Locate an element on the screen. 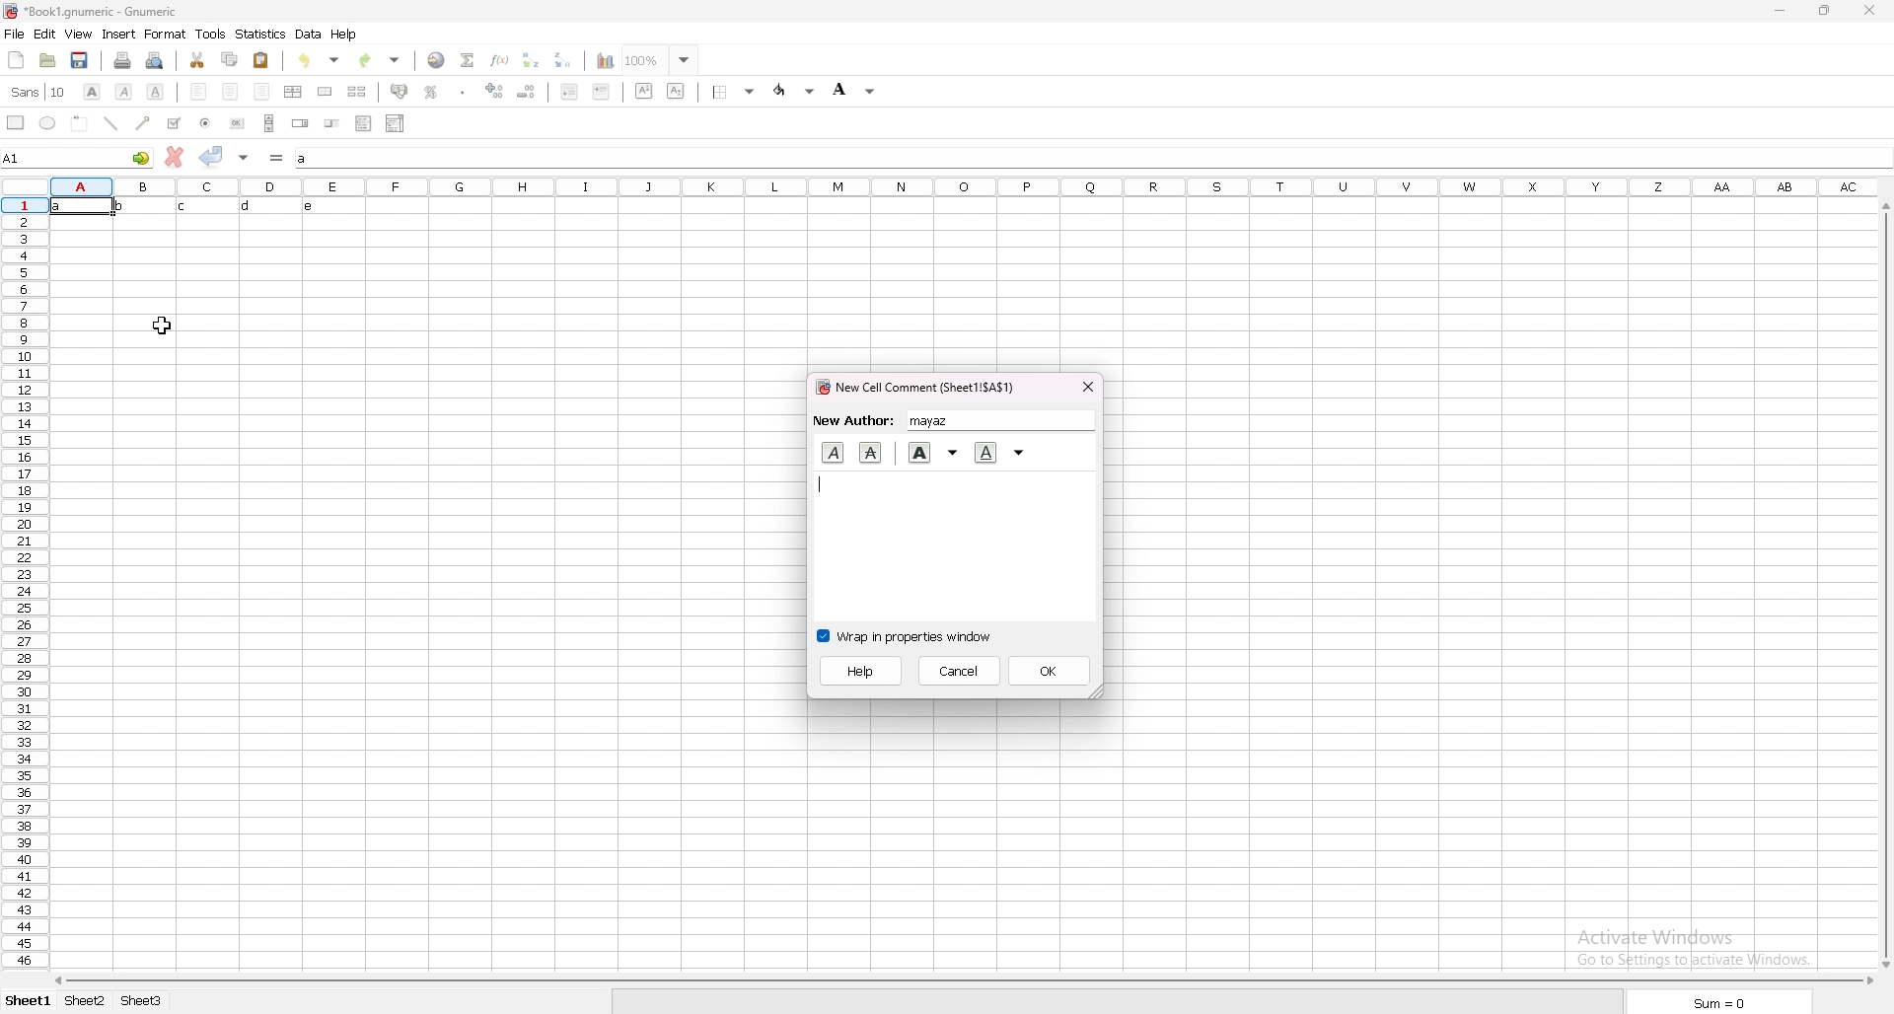  cancel is located at coordinates (961, 670).